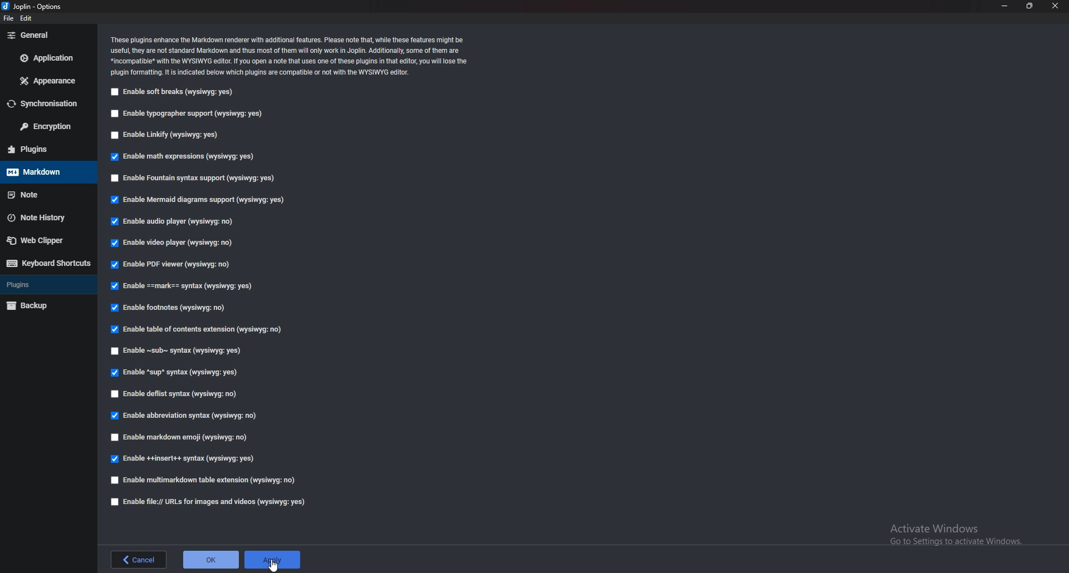 The image size is (1069, 573). What do you see at coordinates (45, 103) in the screenshot?
I see `Sync` at bounding box center [45, 103].